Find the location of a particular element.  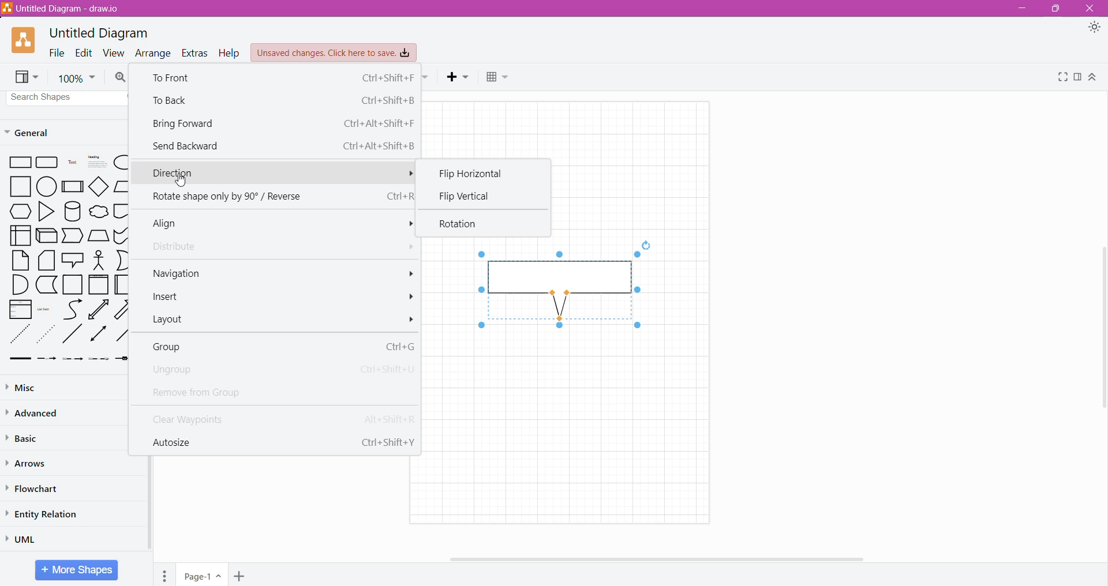

manual input is located at coordinates (99, 235).